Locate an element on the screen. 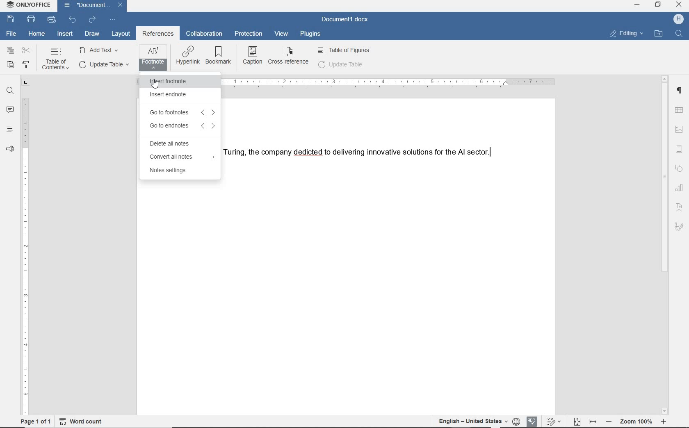 The width and height of the screenshot is (689, 428). SHAPES is located at coordinates (680, 168).